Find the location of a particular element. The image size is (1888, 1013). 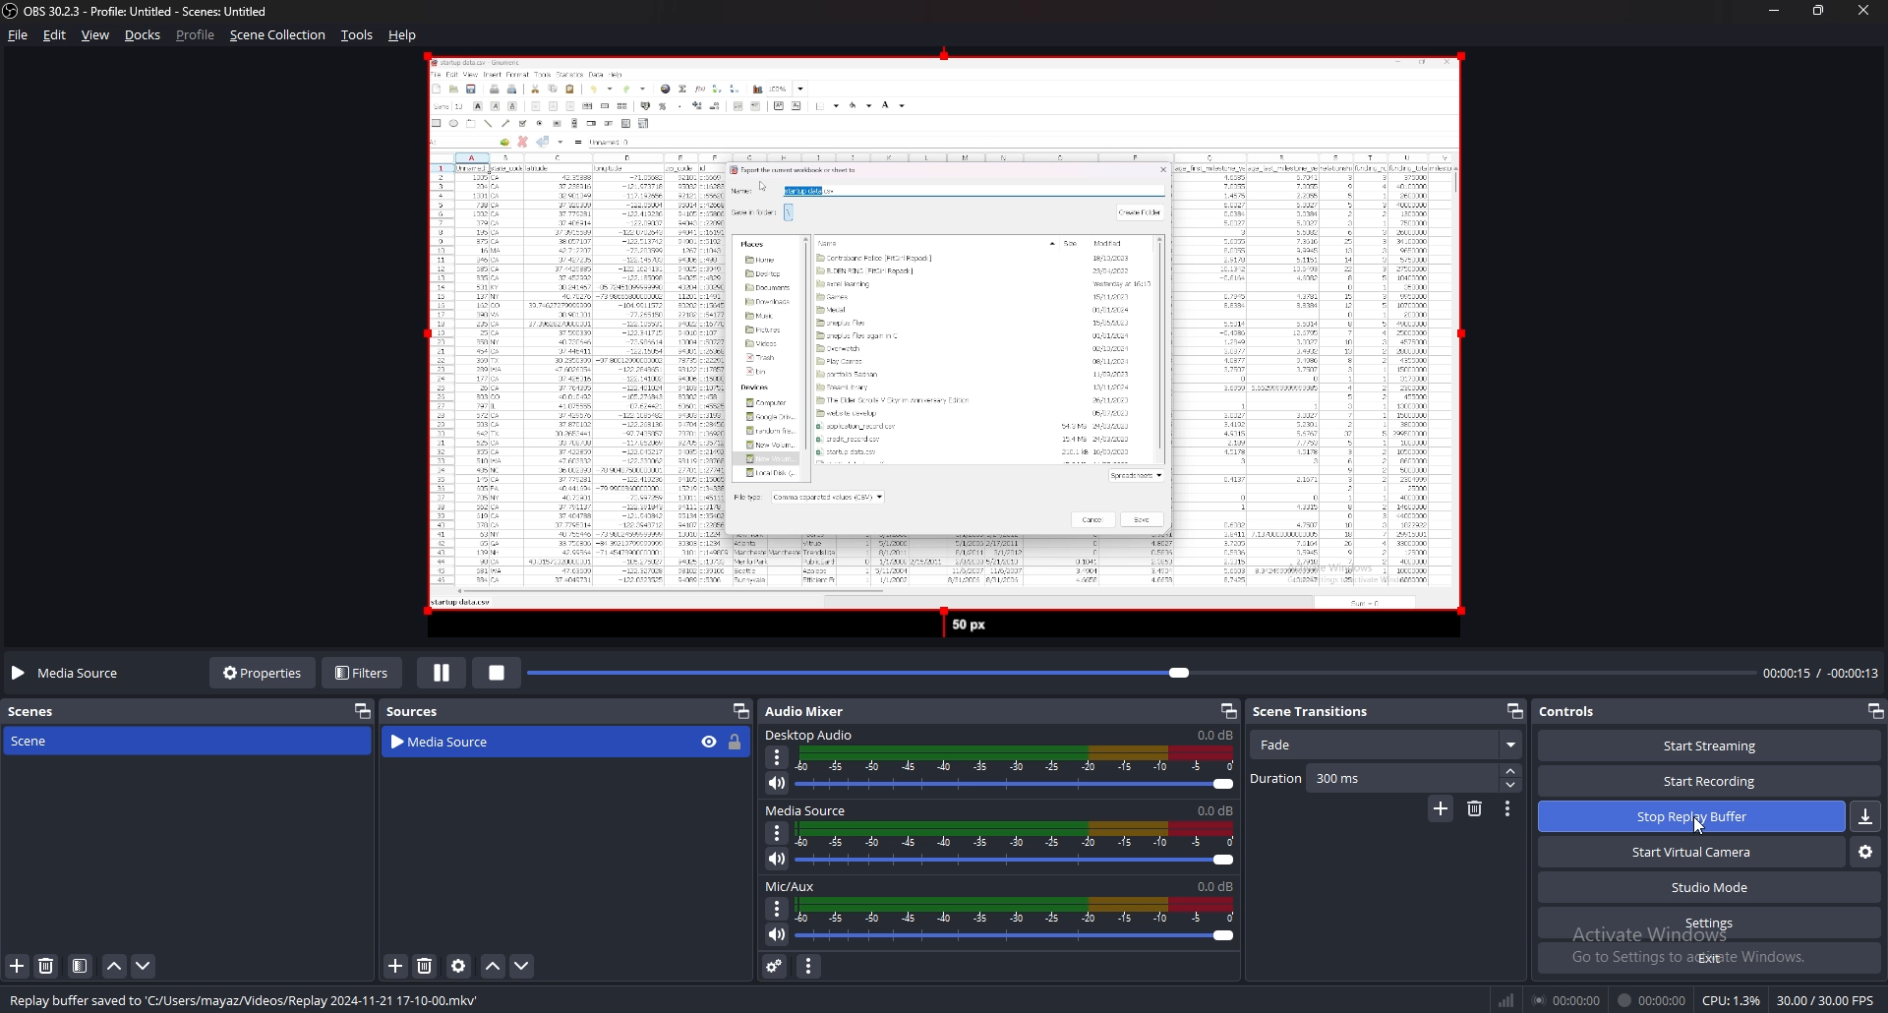

pause is located at coordinates (441, 675).